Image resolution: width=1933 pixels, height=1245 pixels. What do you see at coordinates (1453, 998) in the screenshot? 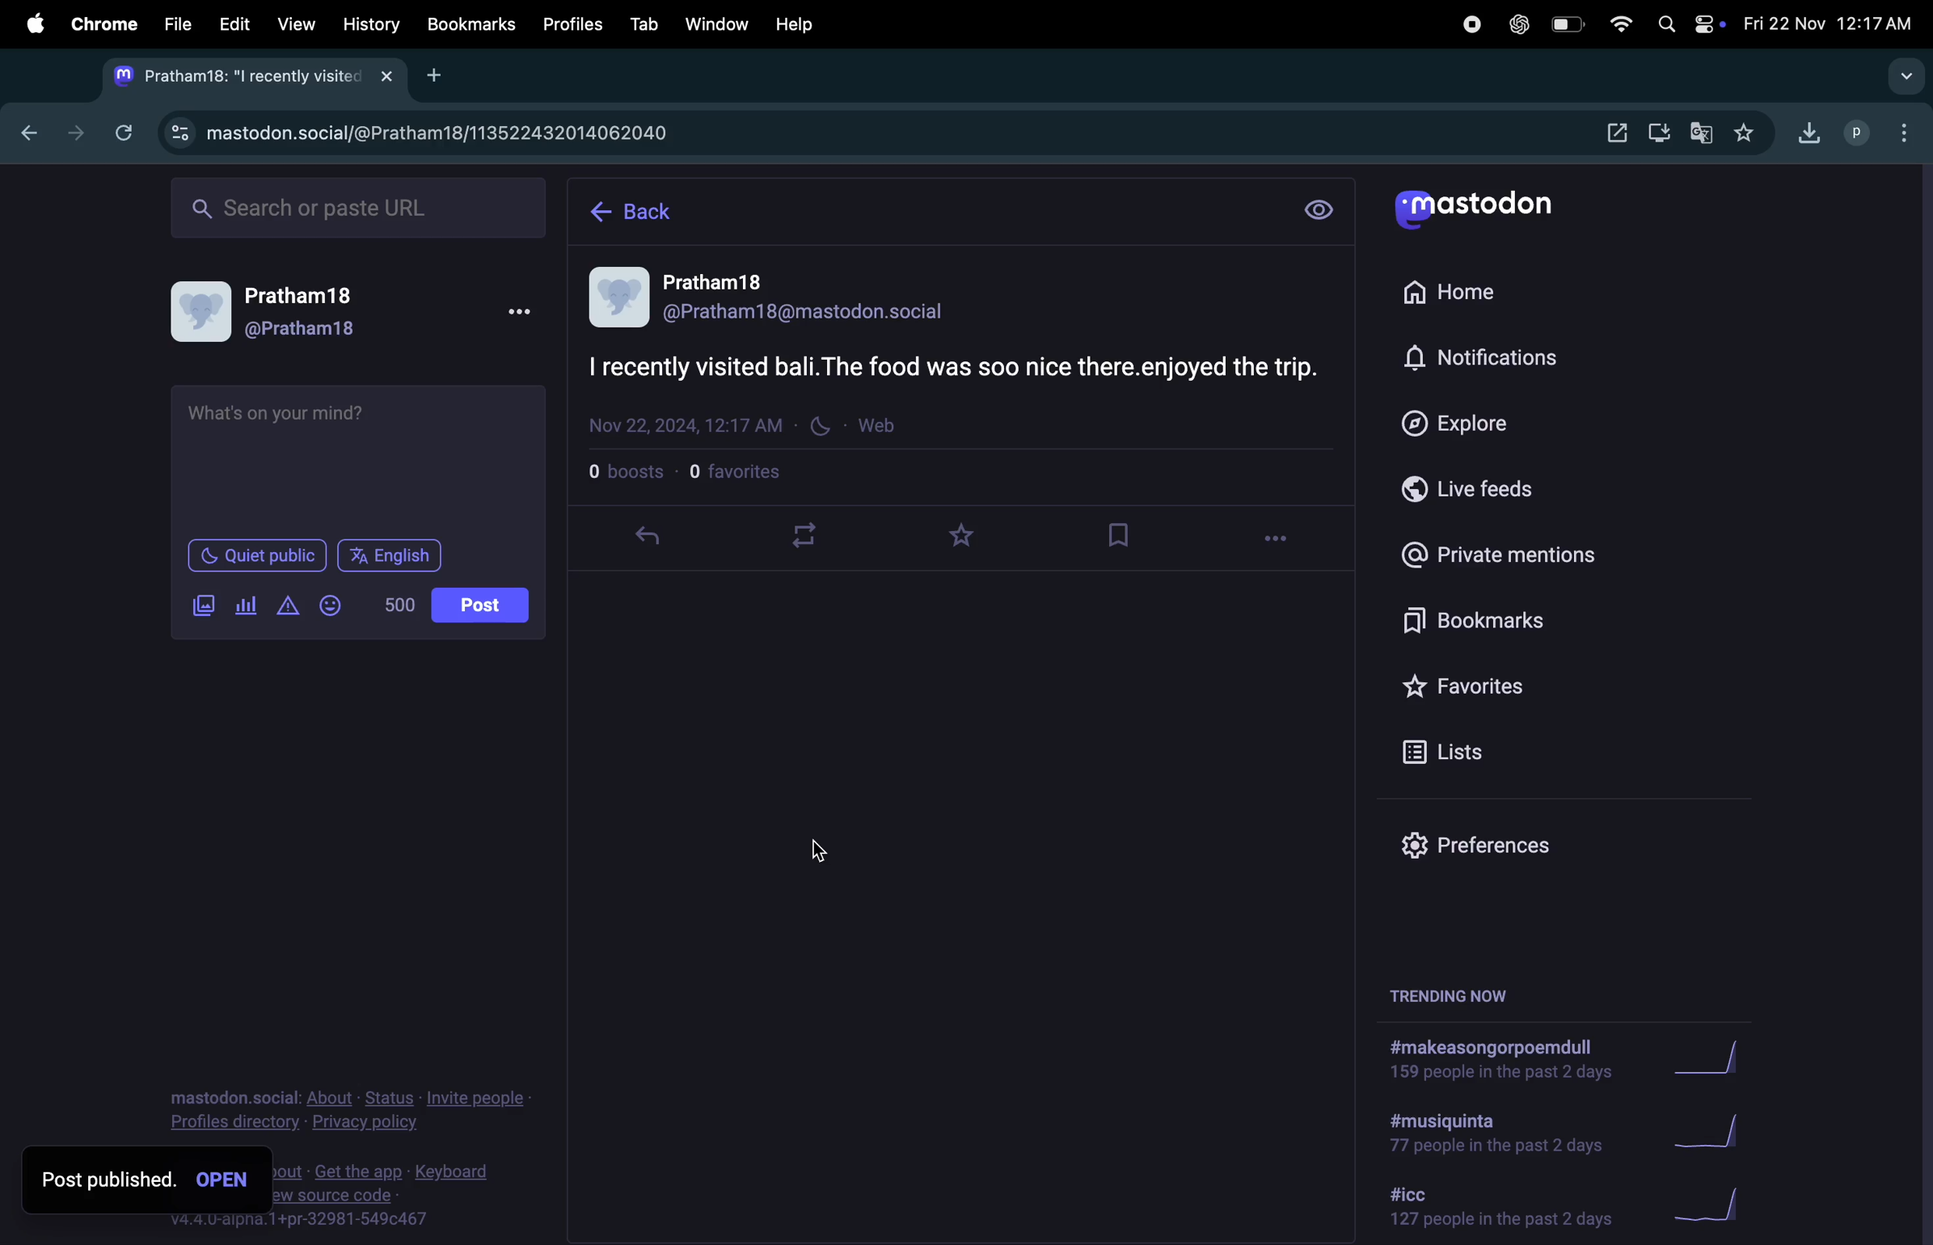
I see `trending now` at bounding box center [1453, 998].